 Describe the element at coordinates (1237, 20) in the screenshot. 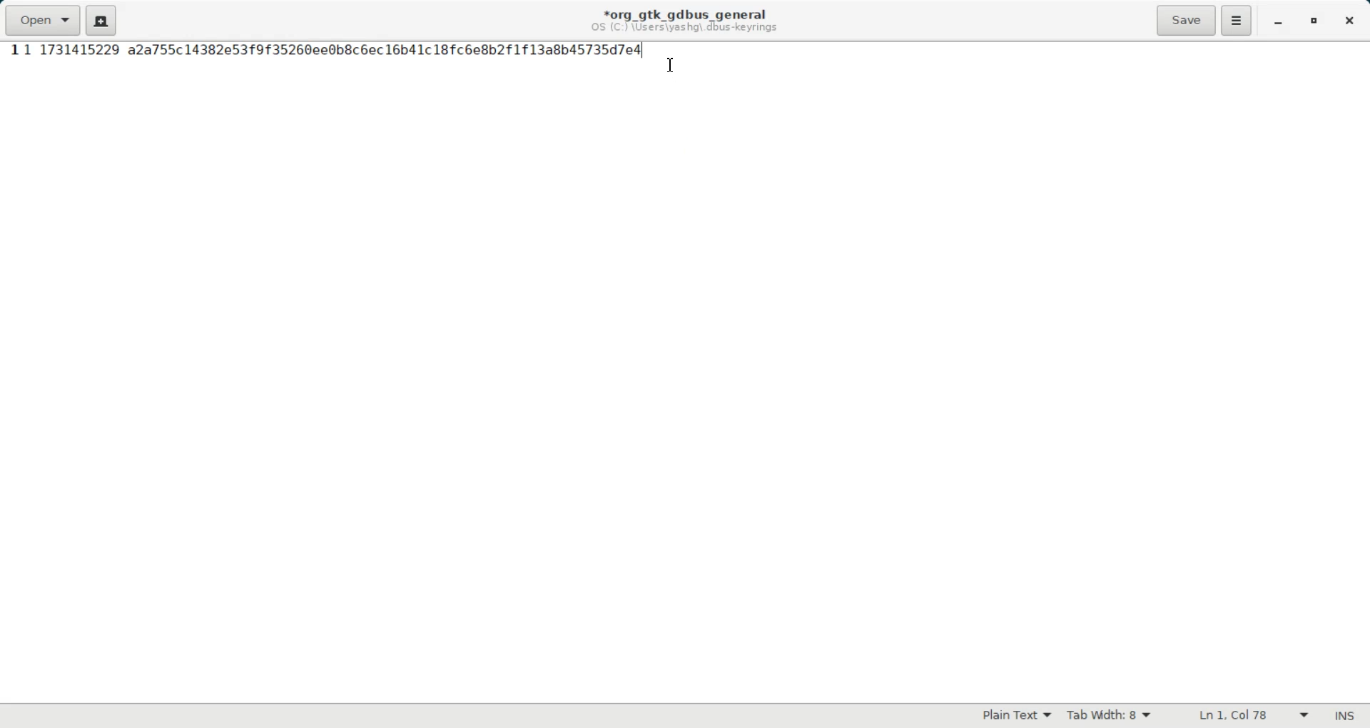

I see `Hamburger Settings` at that location.